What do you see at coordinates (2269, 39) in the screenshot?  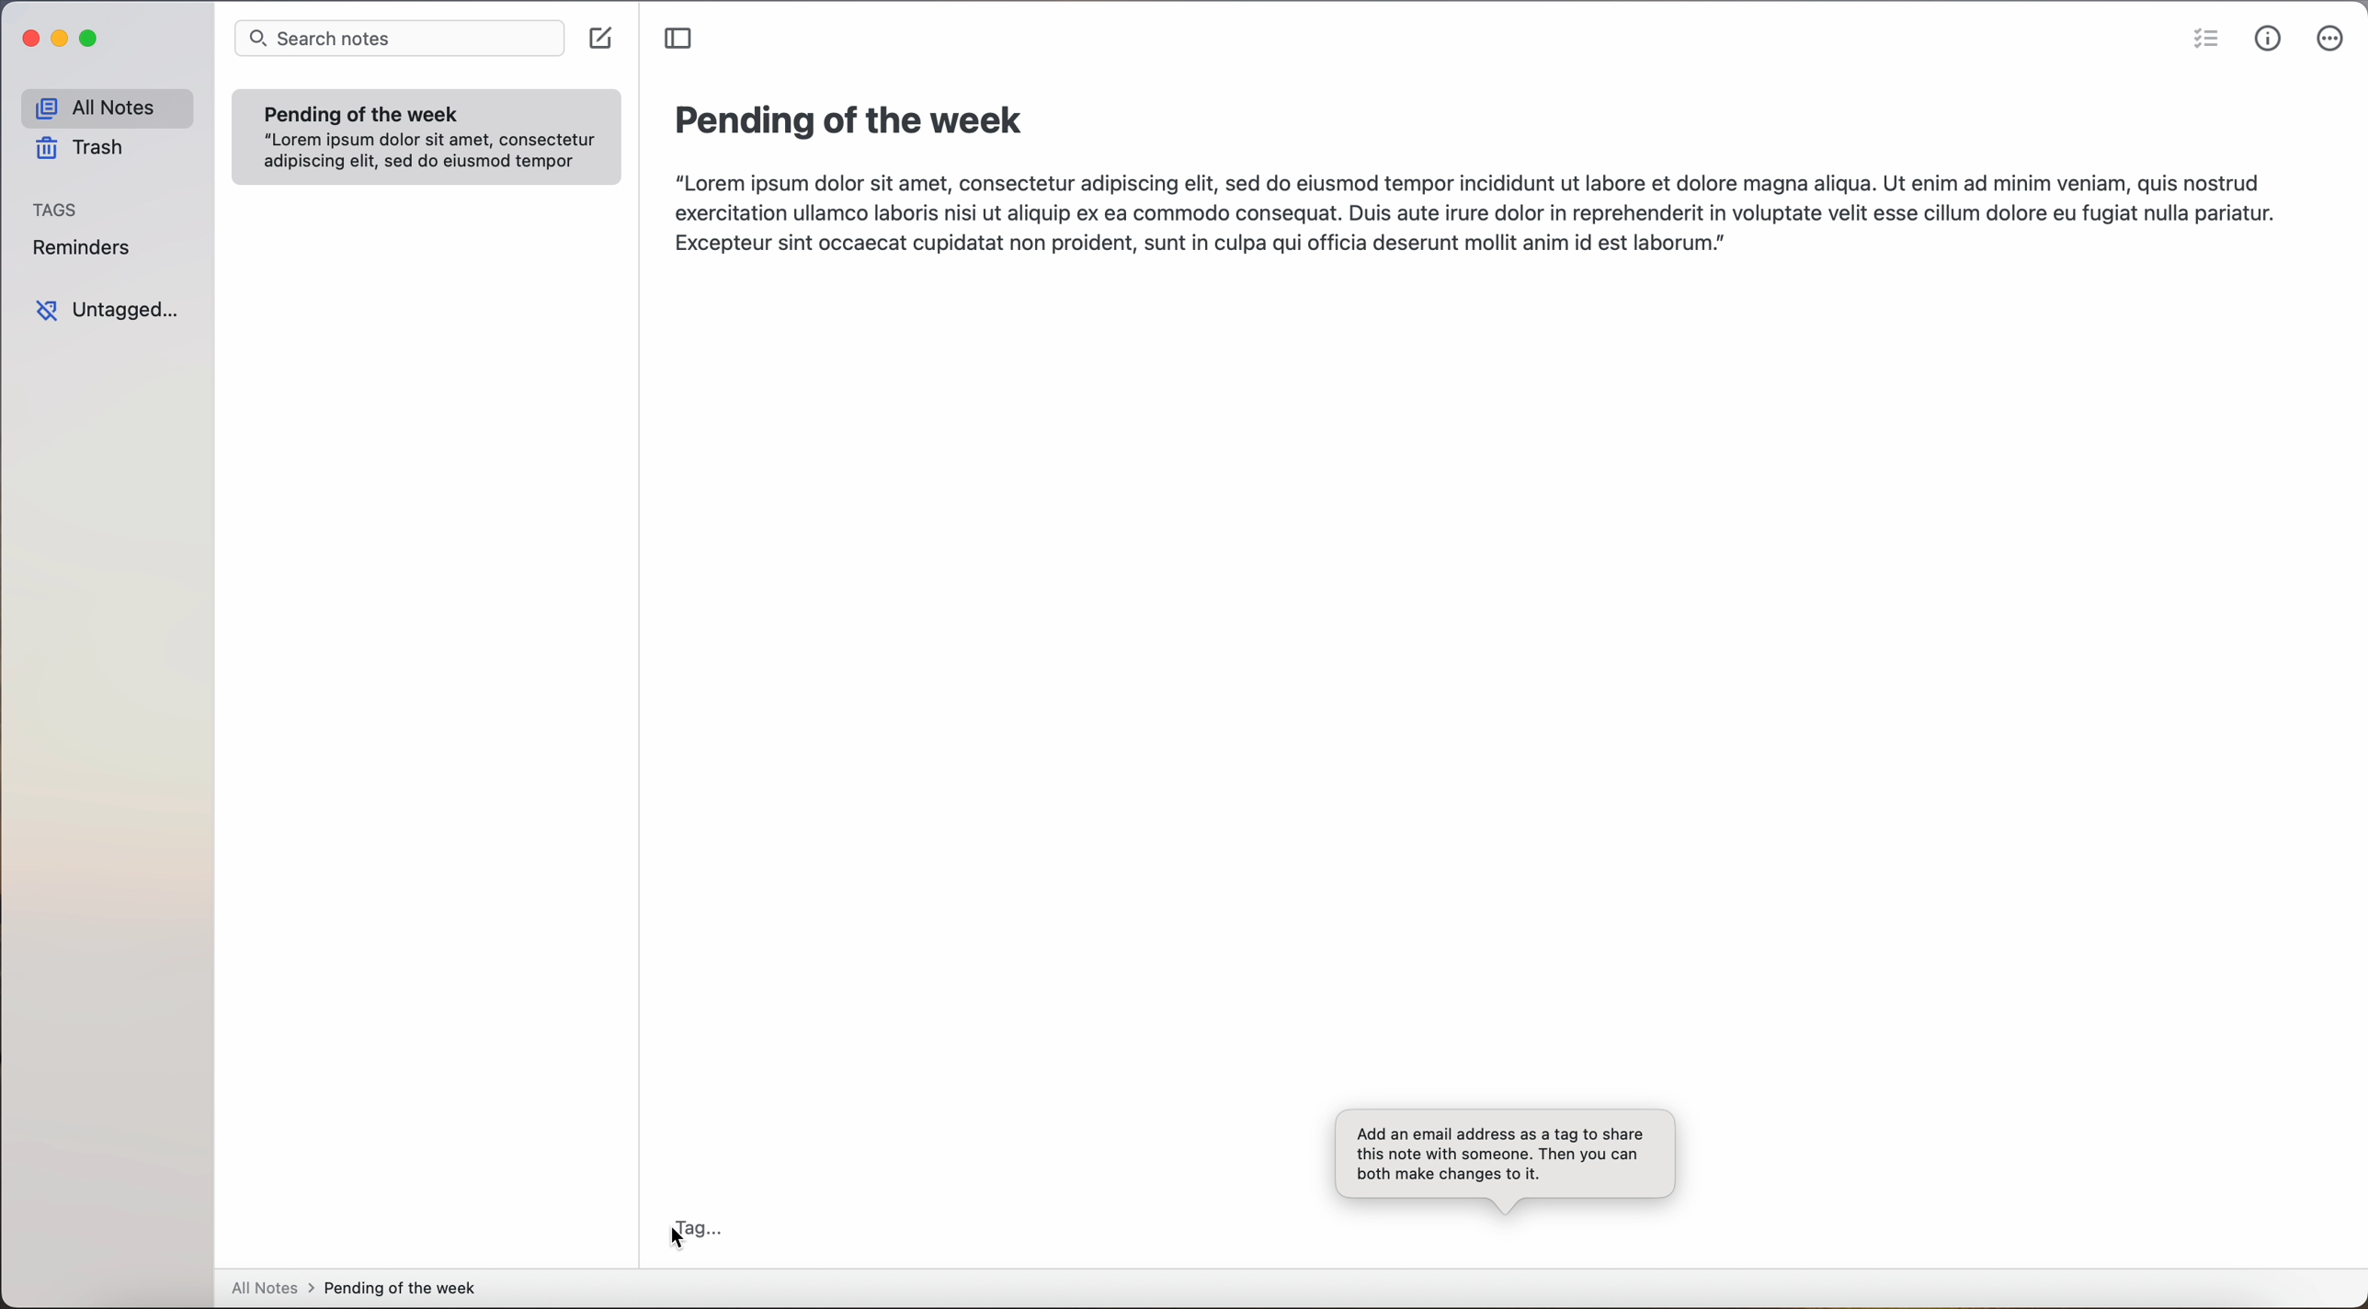 I see `metrics` at bounding box center [2269, 39].